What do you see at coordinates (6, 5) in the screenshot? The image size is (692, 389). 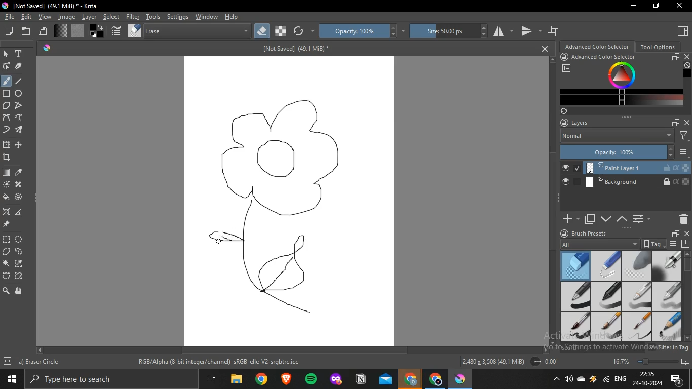 I see `logo` at bounding box center [6, 5].